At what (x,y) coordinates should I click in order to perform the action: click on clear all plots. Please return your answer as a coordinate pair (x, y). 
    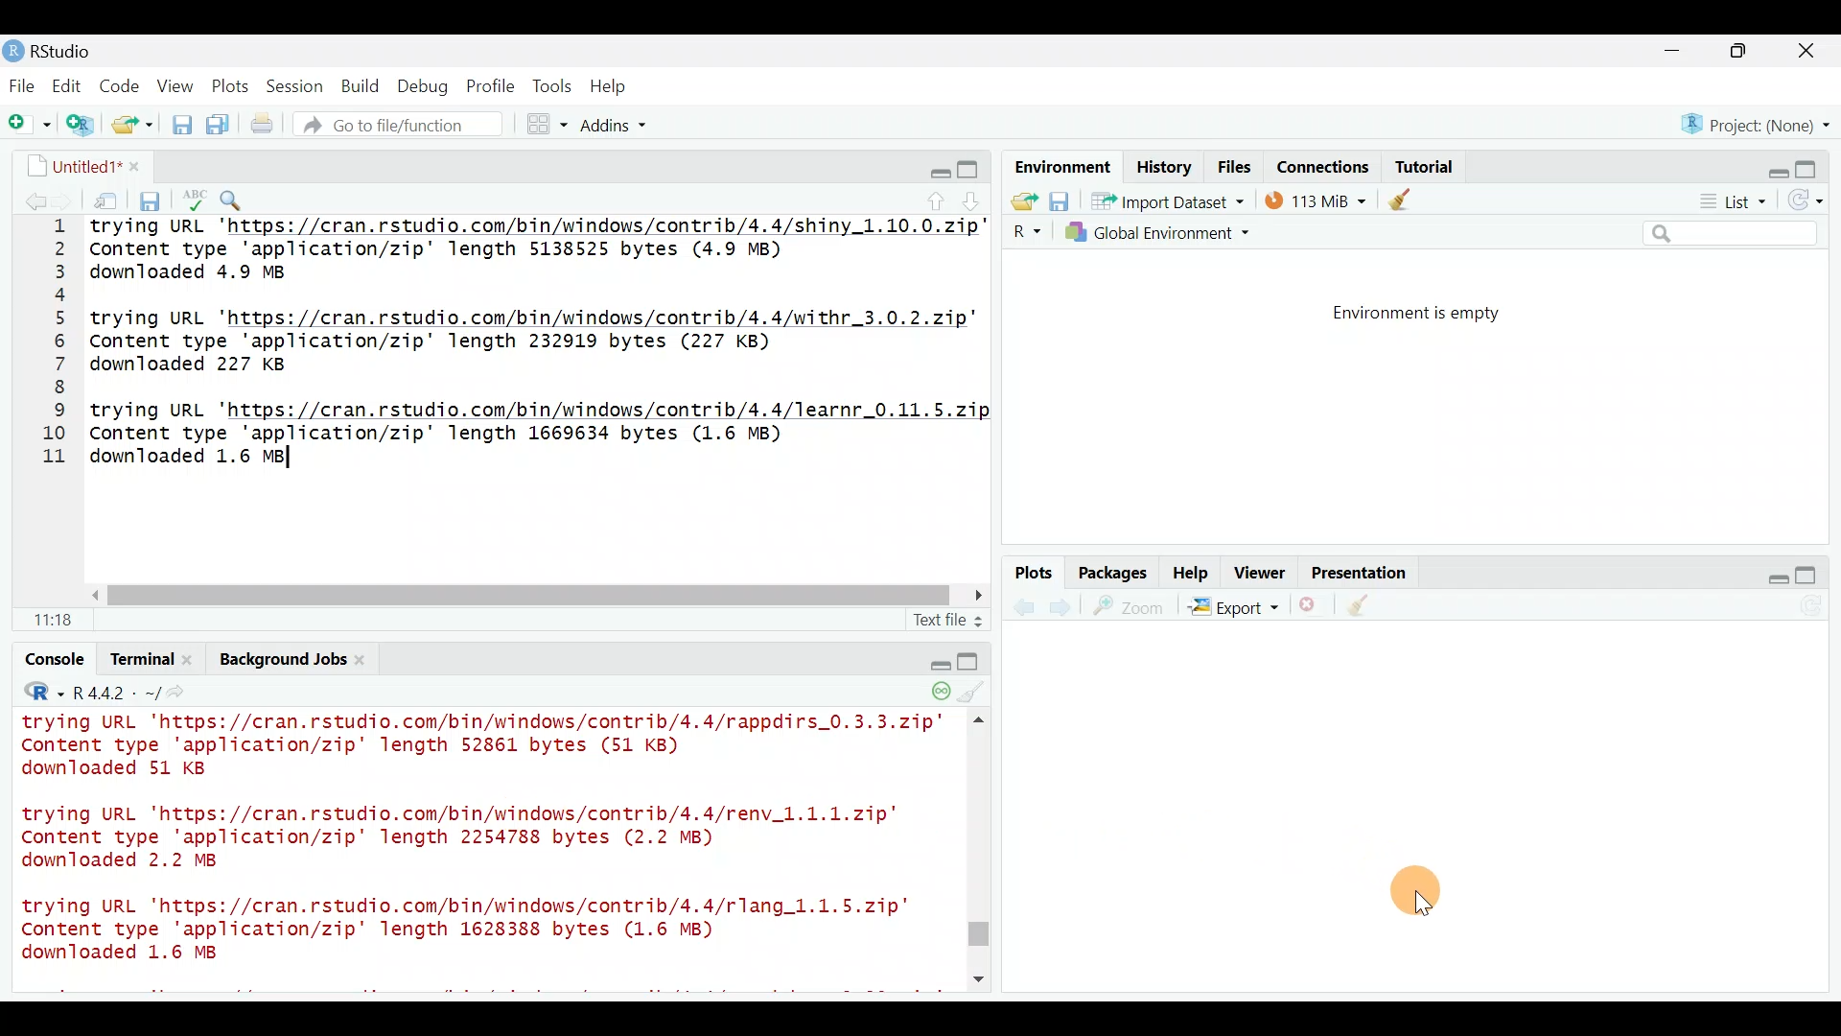
    Looking at the image, I should click on (1369, 608).